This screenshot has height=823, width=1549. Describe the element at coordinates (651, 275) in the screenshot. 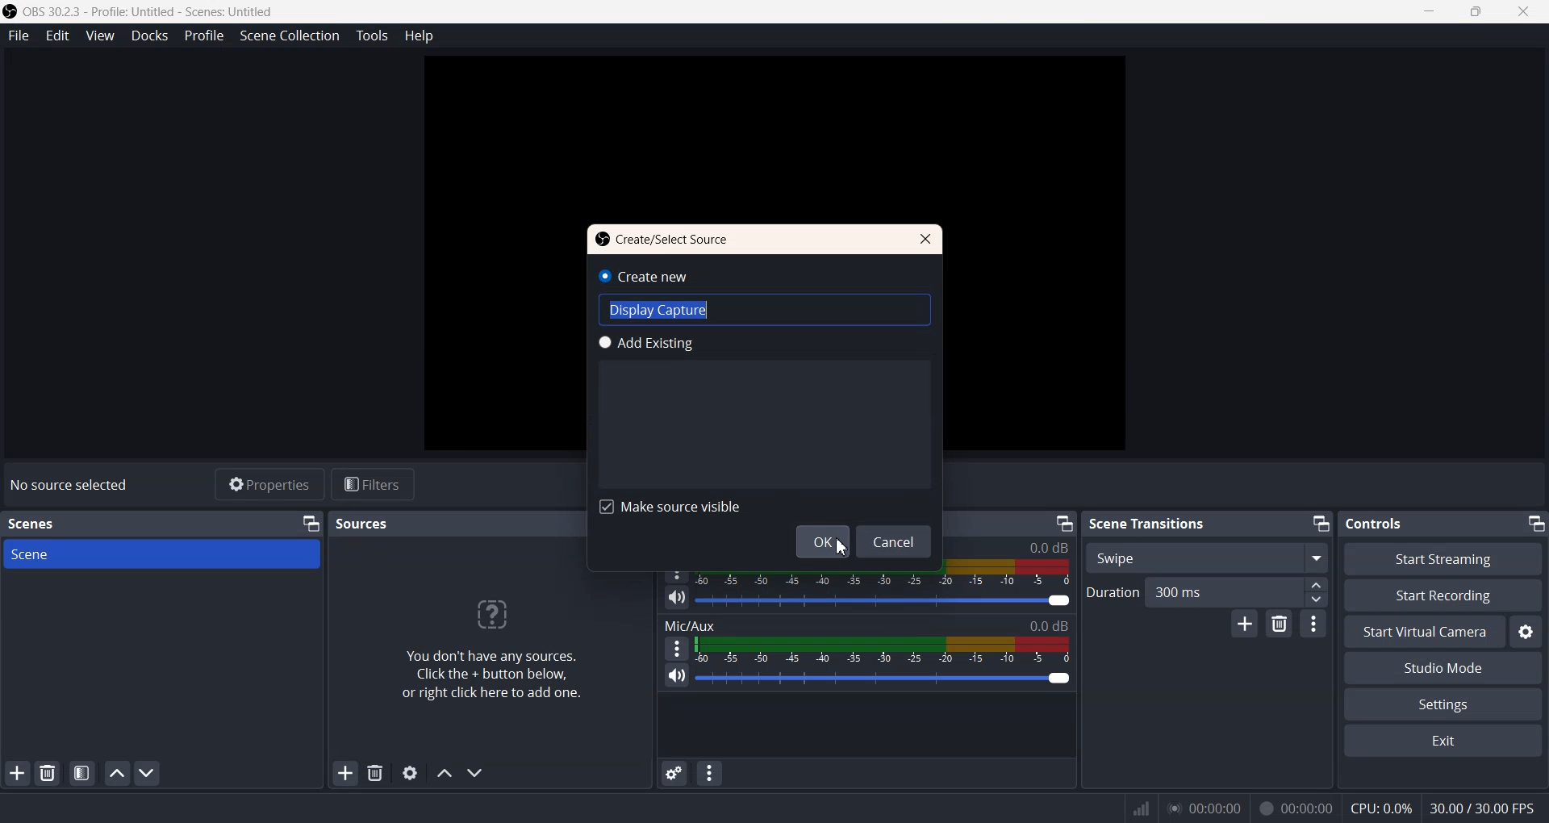

I see `Create New` at that location.